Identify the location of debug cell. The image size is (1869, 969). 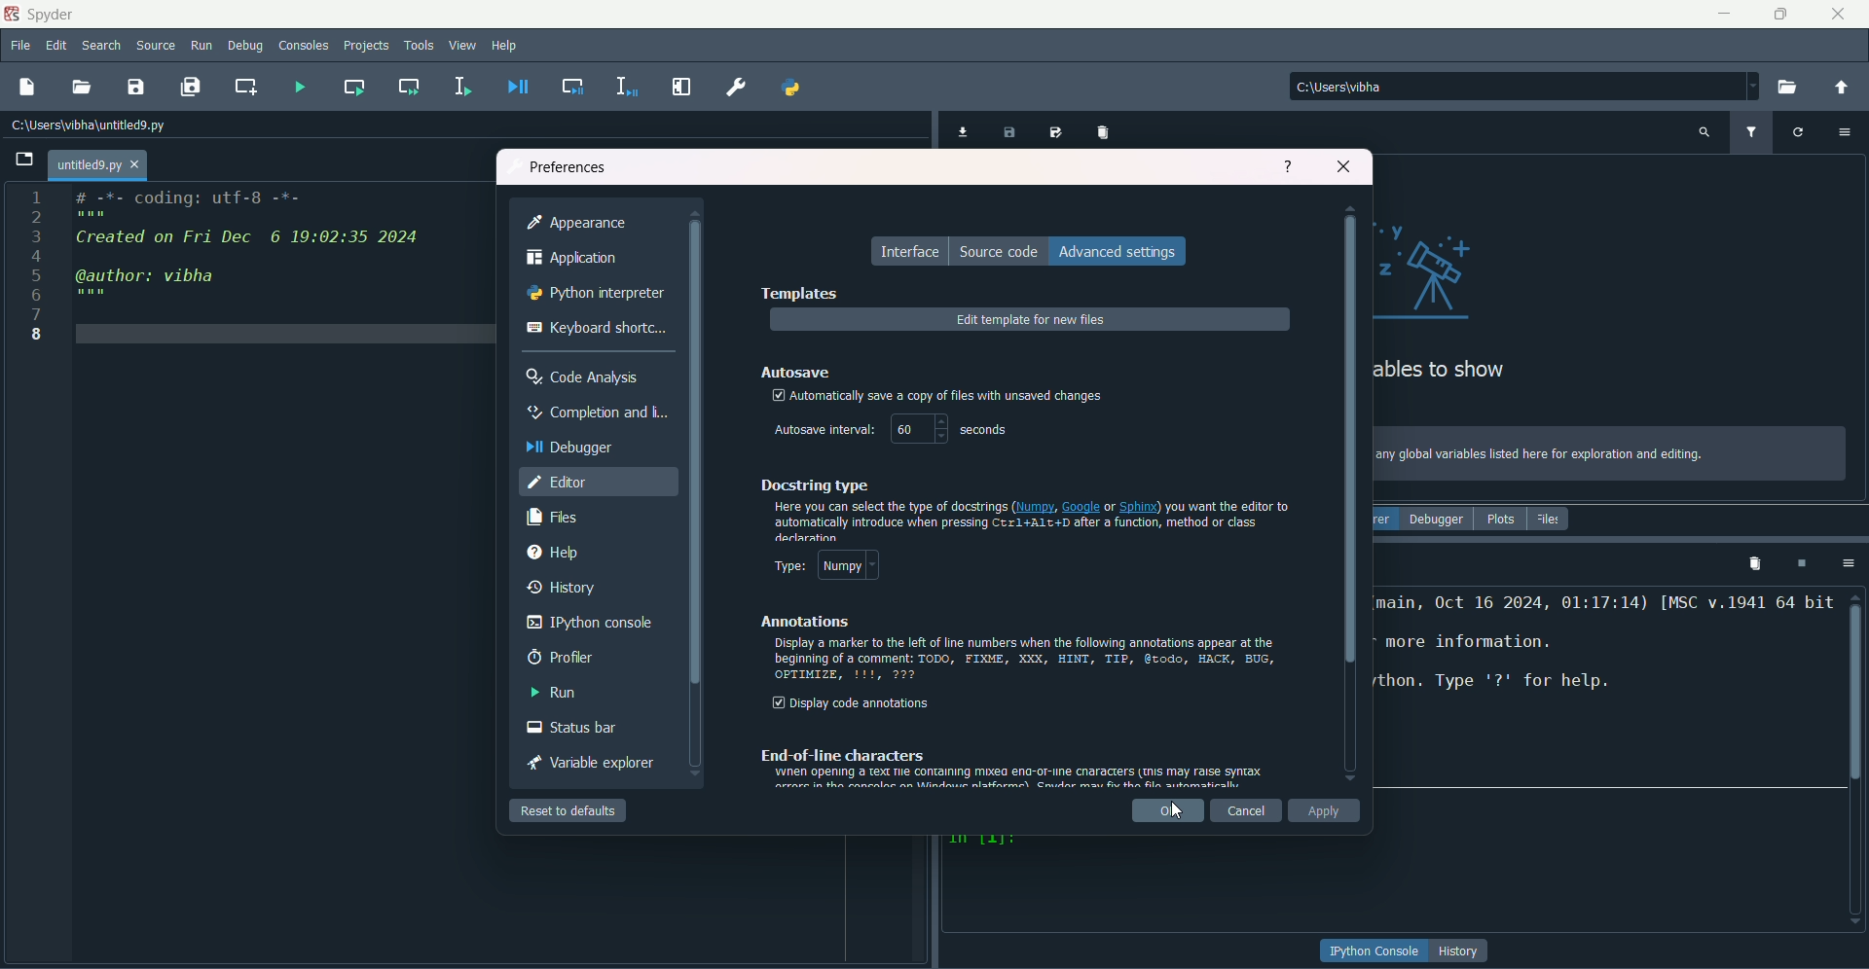
(574, 87).